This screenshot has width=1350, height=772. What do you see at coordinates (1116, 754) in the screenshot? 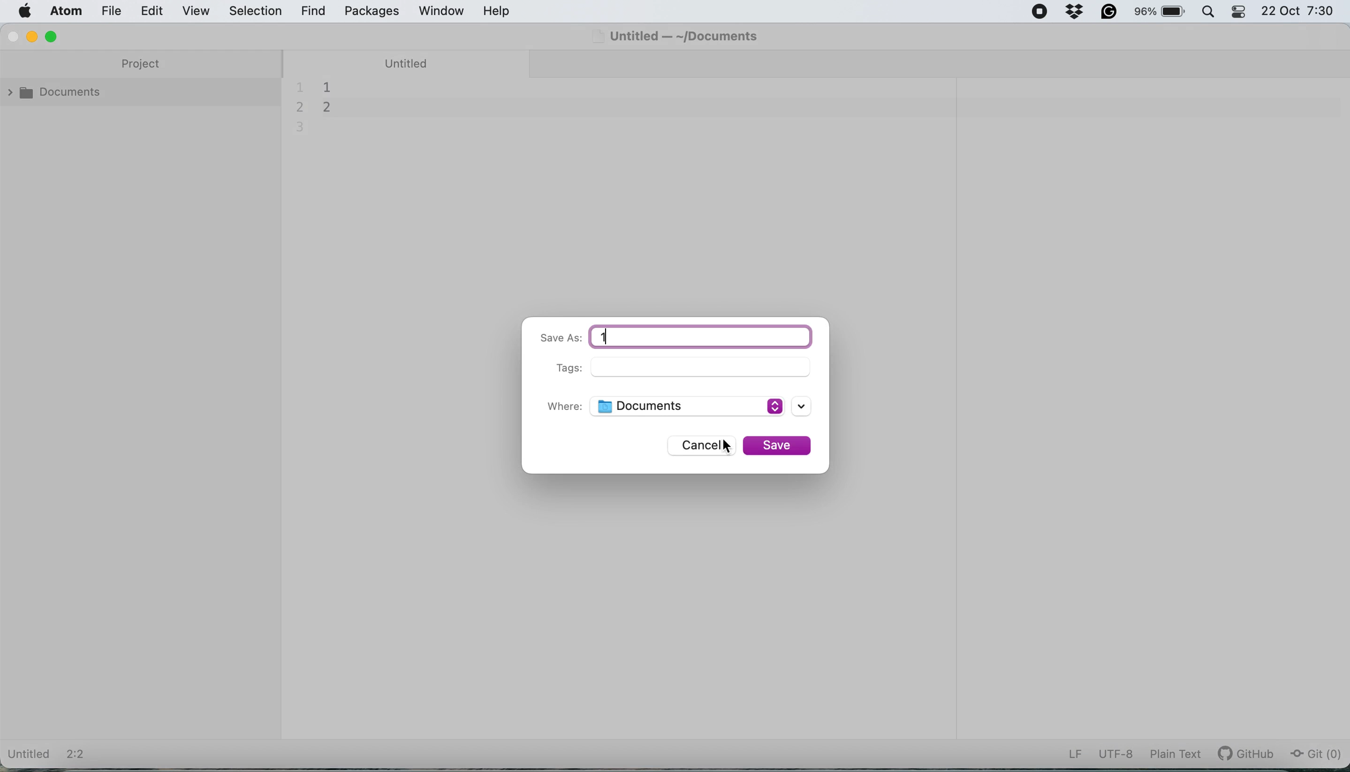
I see `utf-8` at bounding box center [1116, 754].